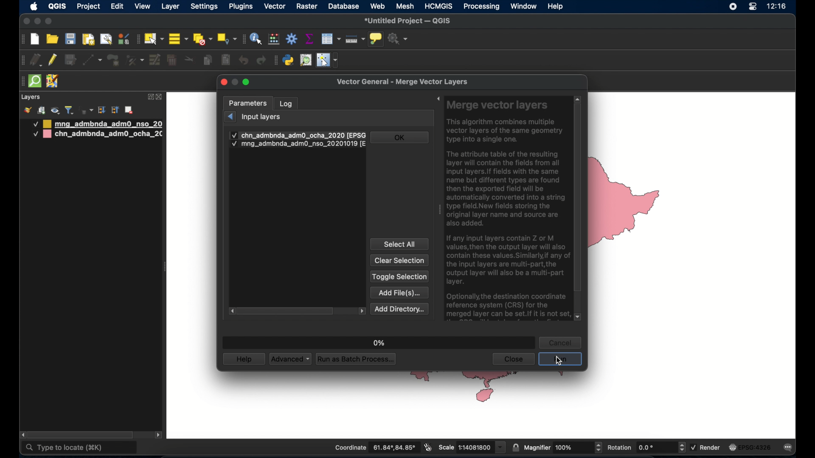 Image resolution: width=815 pixels, height=458 pixels. What do you see at coordinates (556, 6) in the screenshot?
I see `help` at bounding box center [556, 6].